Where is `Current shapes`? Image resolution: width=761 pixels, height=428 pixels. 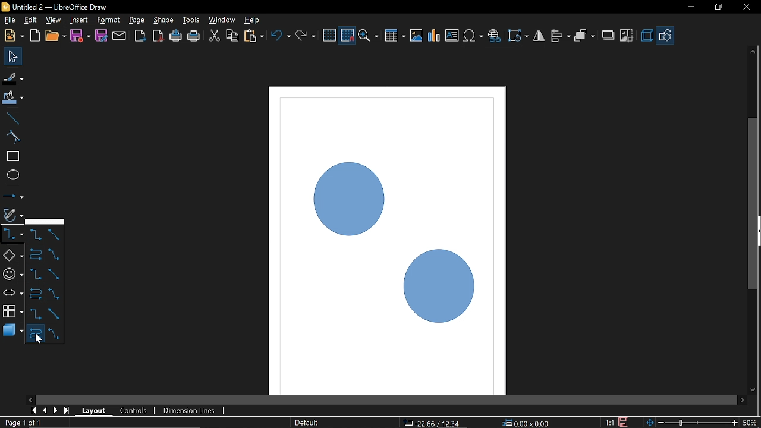
Current shapes is located at coordinates (389, 242).